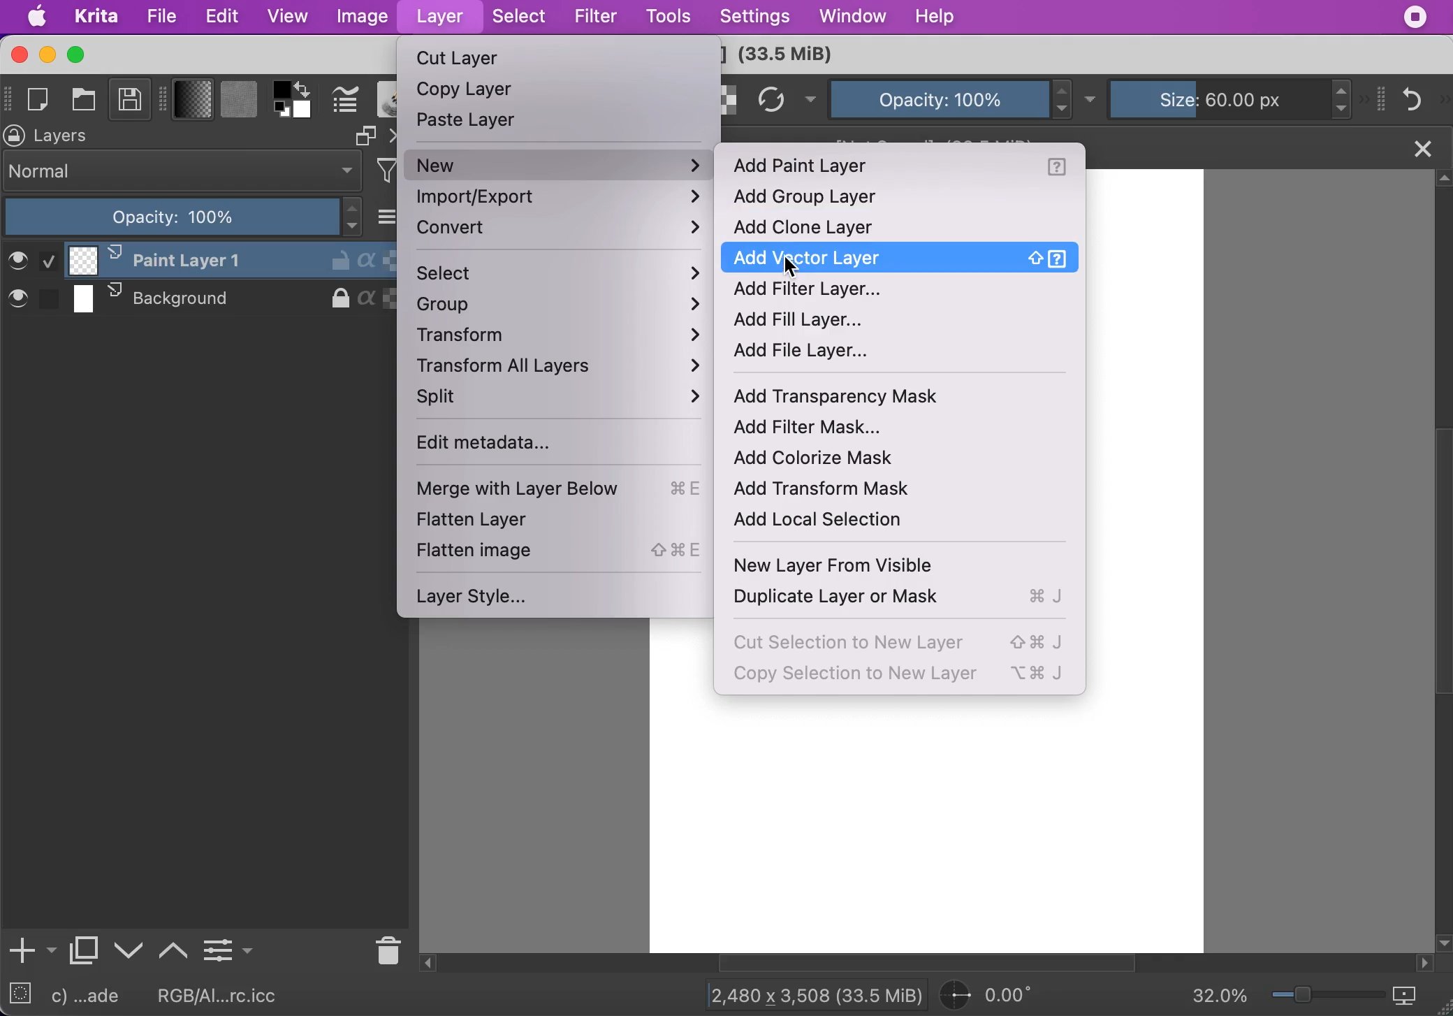 The width and height of the screenshot is (1453, 1016). Describe the element at coordinates (1415, 98) in the screenshot. I see `undo last action` at that location.